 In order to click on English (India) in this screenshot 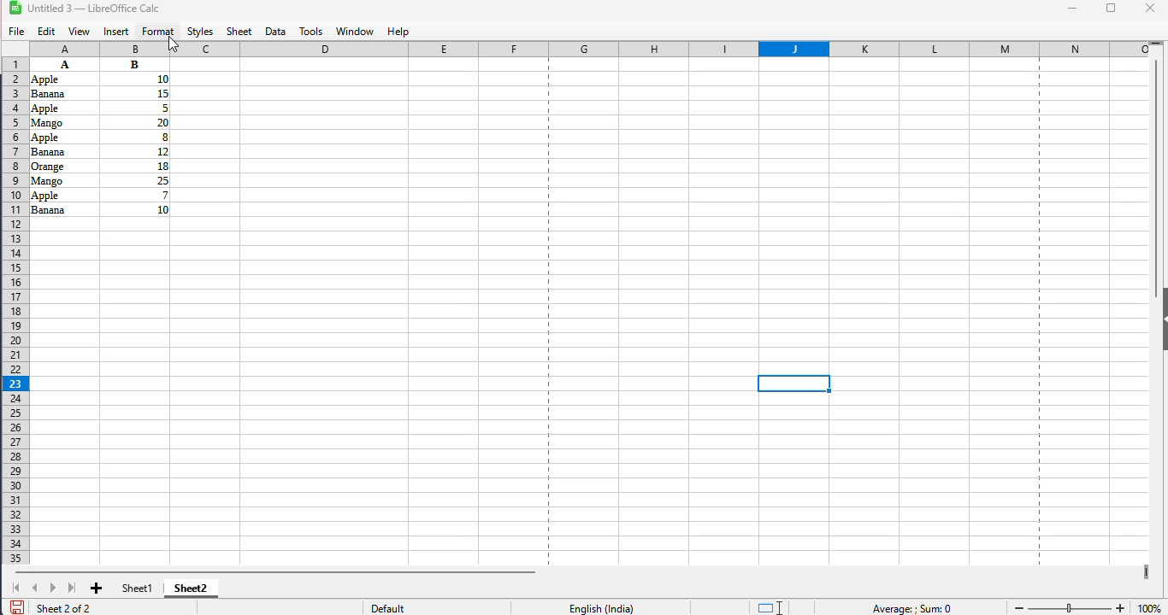, I will do `click(601, 607)`.